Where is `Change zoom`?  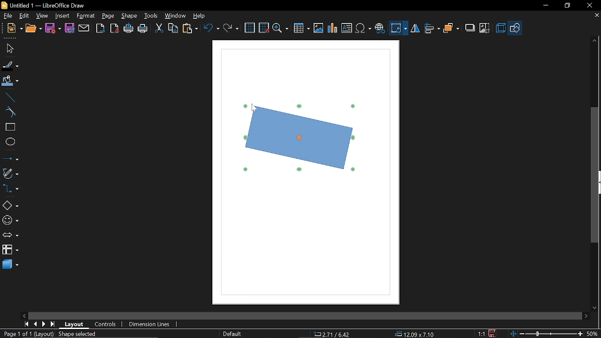
Change zoom is located at coordinates (545, 333).